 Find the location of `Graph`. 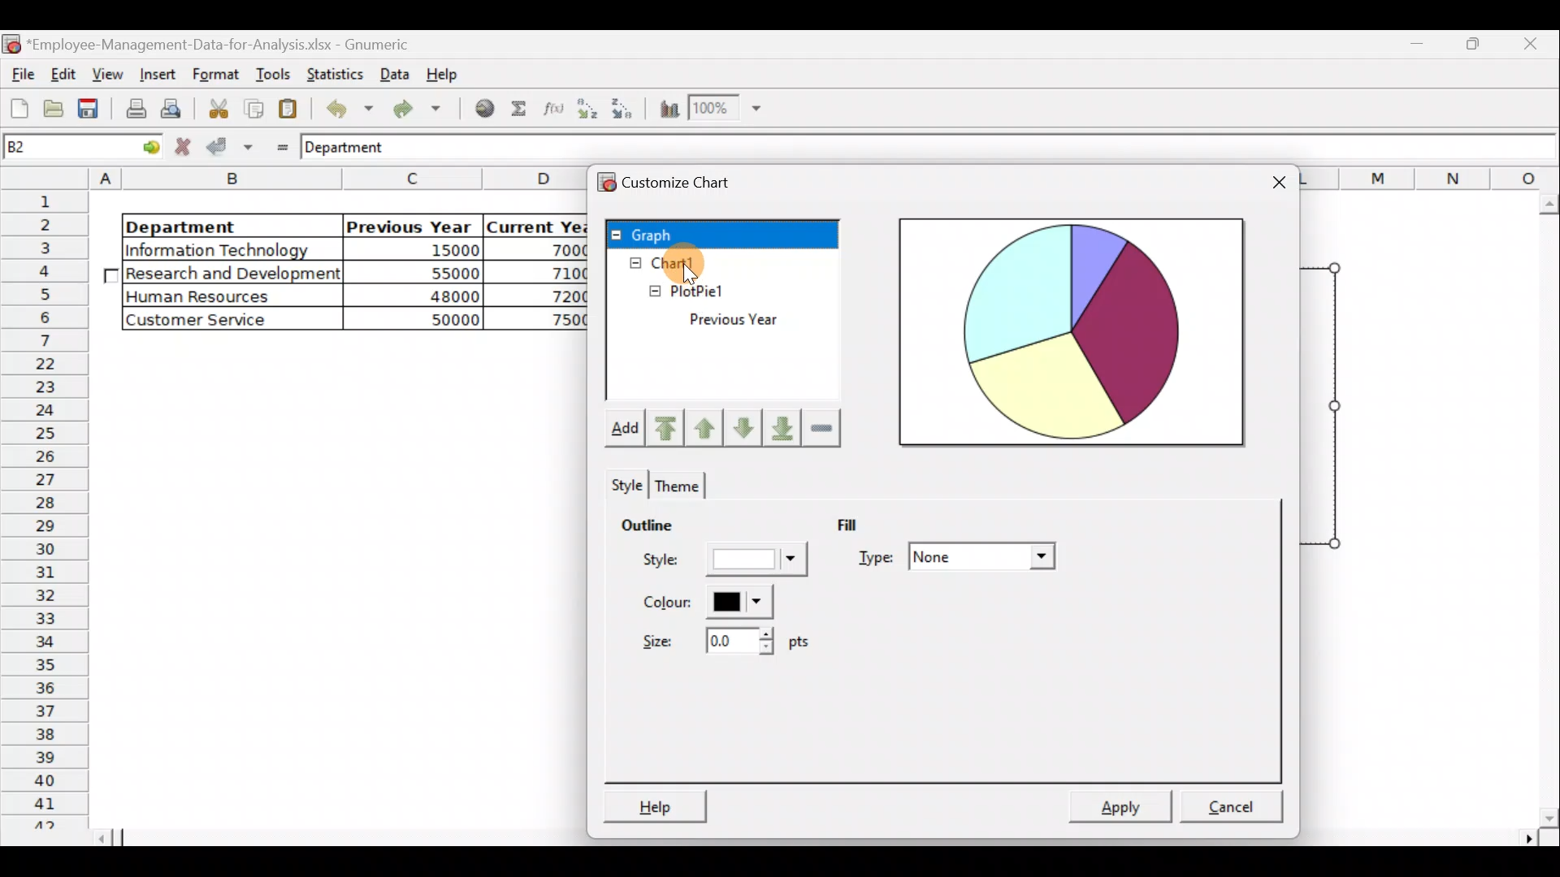

Graph is located at coordinates (721, 231).